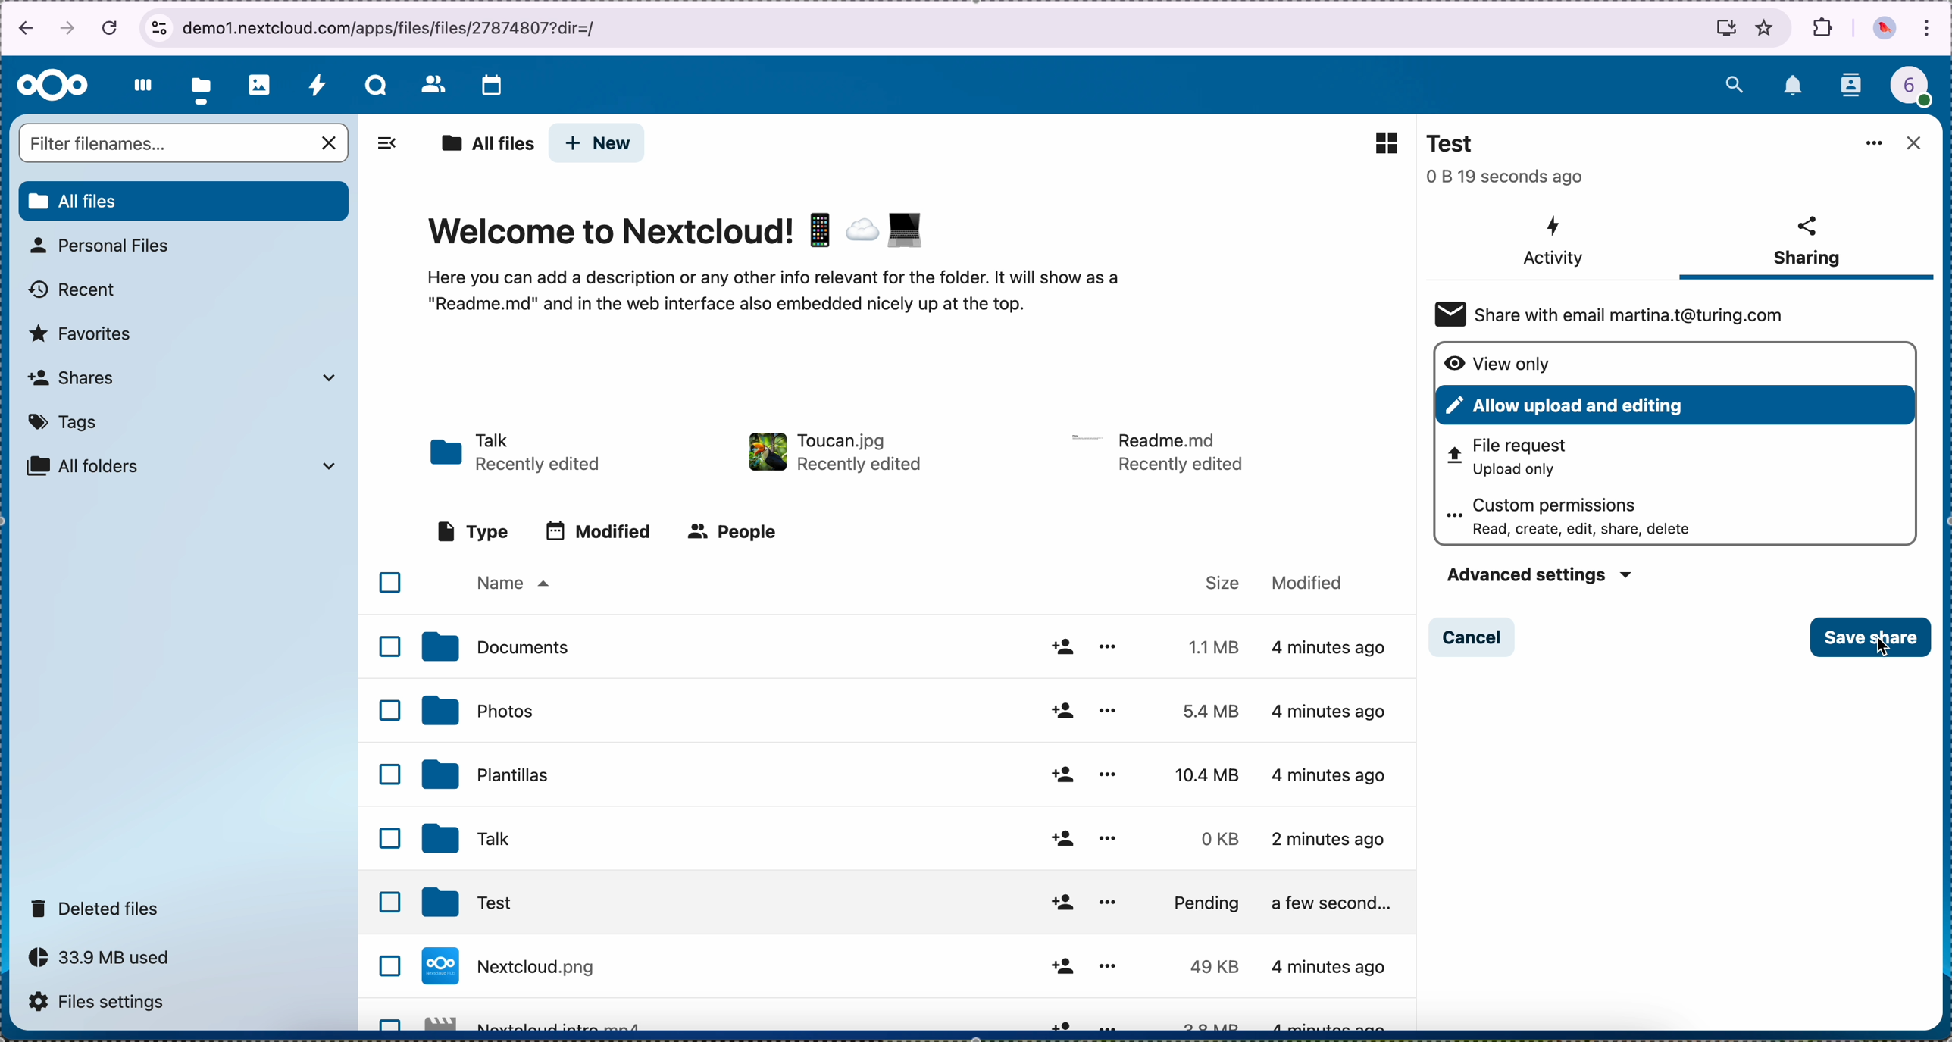  Describe the element at coordinates (1734, 82) in the screenshot. I see `search` at that location.